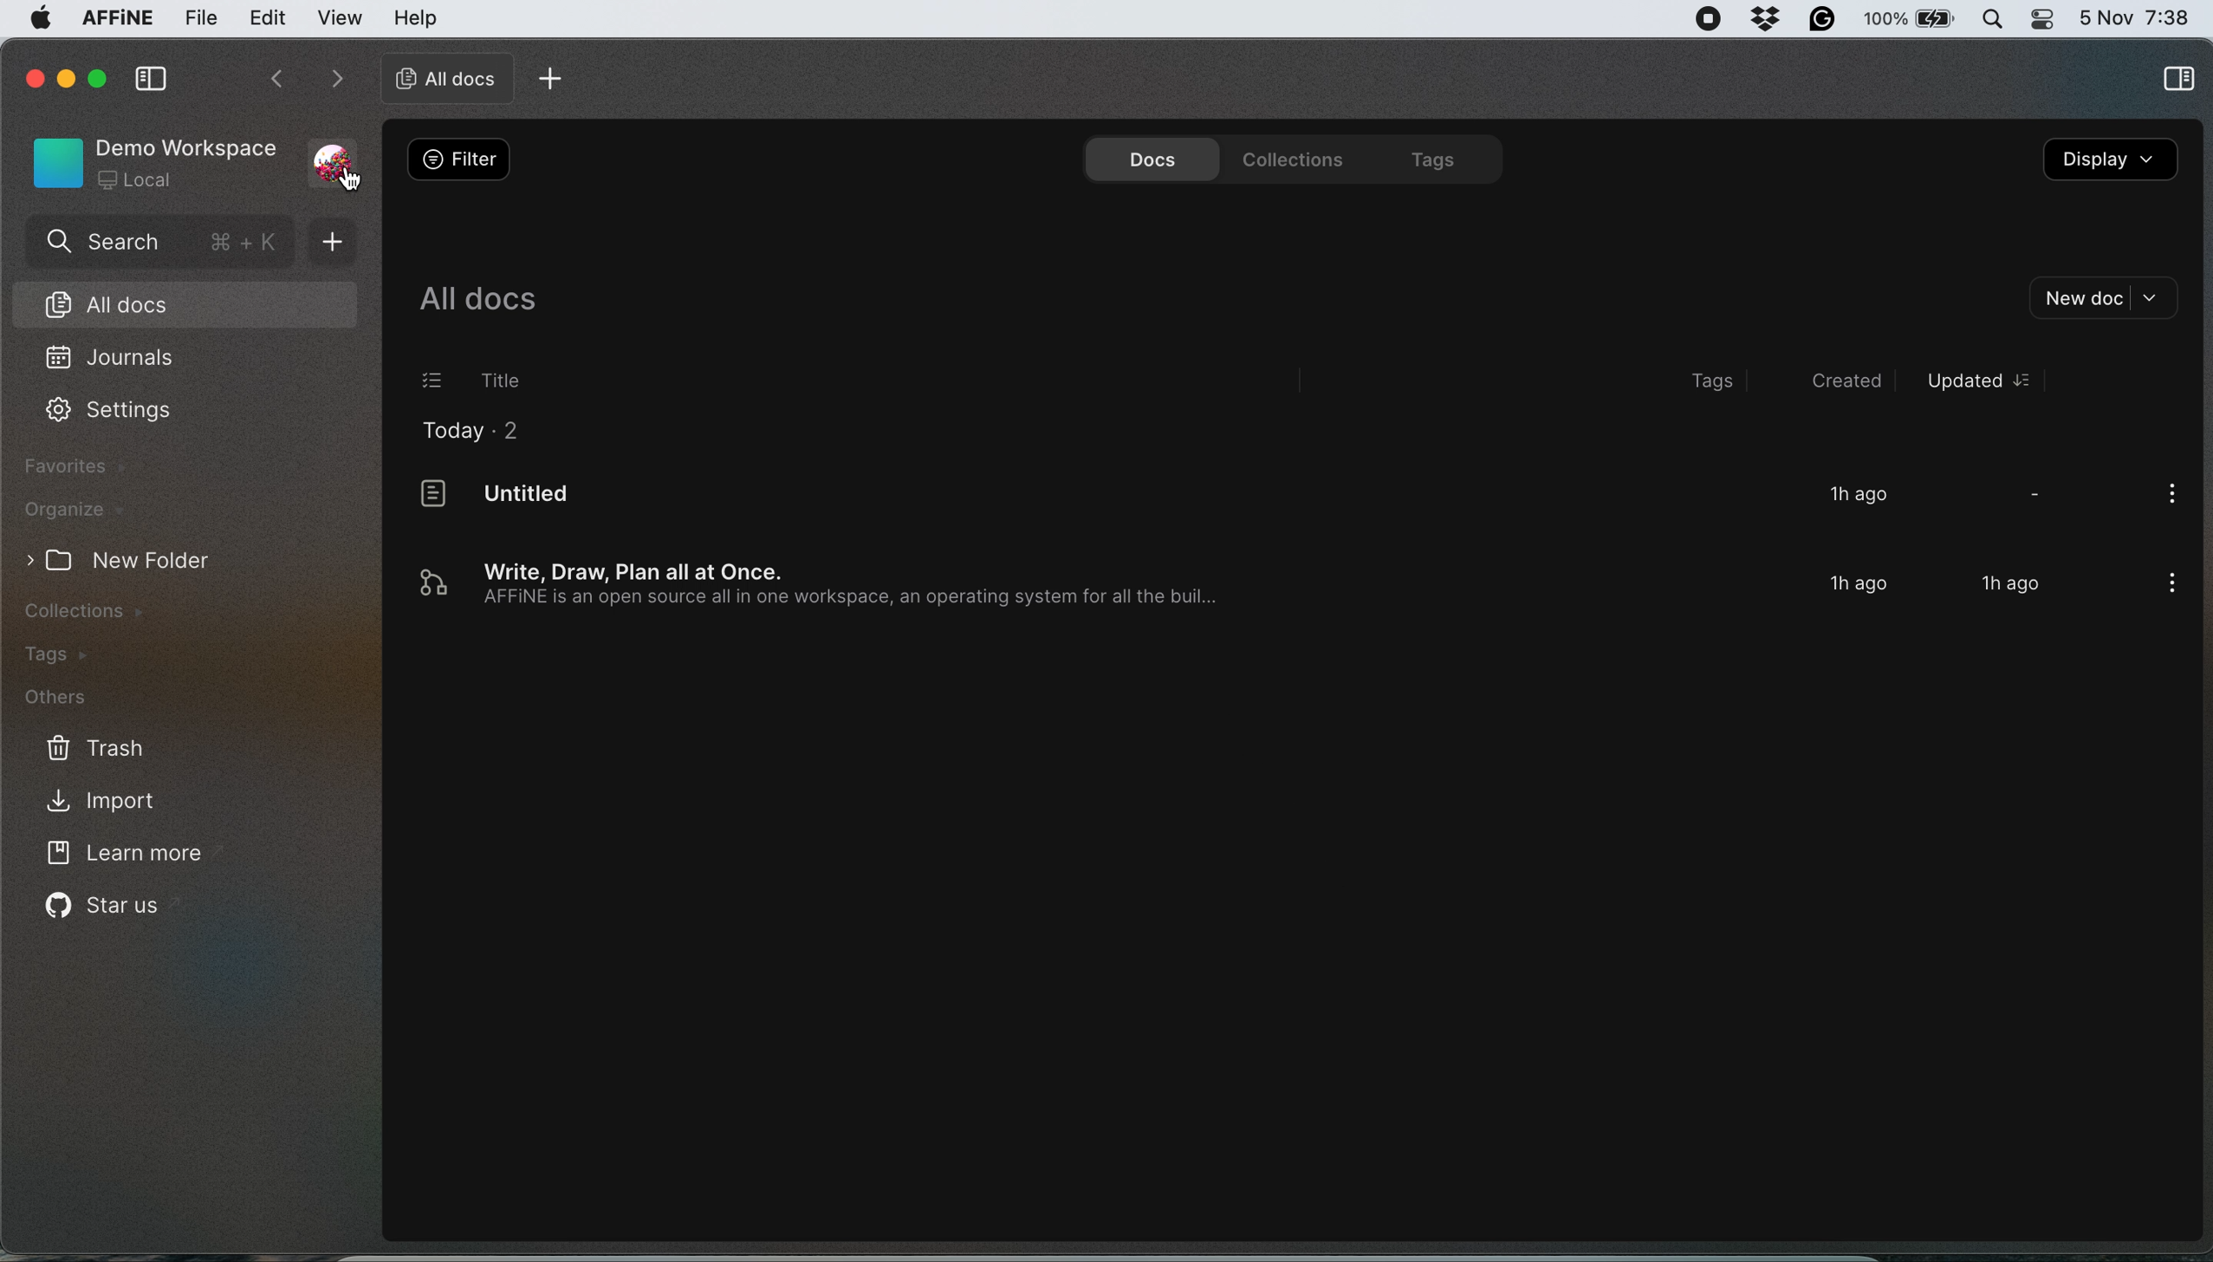 Image resolution: width=2213 pixels, height=1262 pixels. What do you see at coordinates (110, 413) in the screenshot?
I see `settings` at bounding box center [110, 413].